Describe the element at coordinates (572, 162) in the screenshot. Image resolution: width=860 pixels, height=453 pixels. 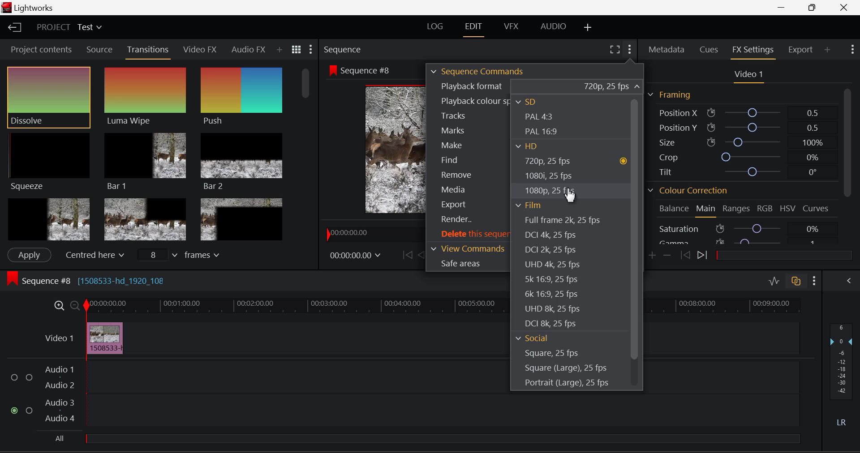
I see `720p, 25 fps` at that location.